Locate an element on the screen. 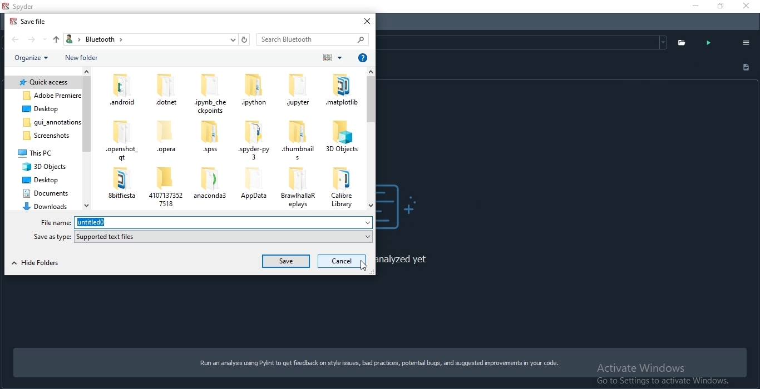 The width and height of the screenshot is (760, 389). gui annotations is located at coordinates (43, 123).